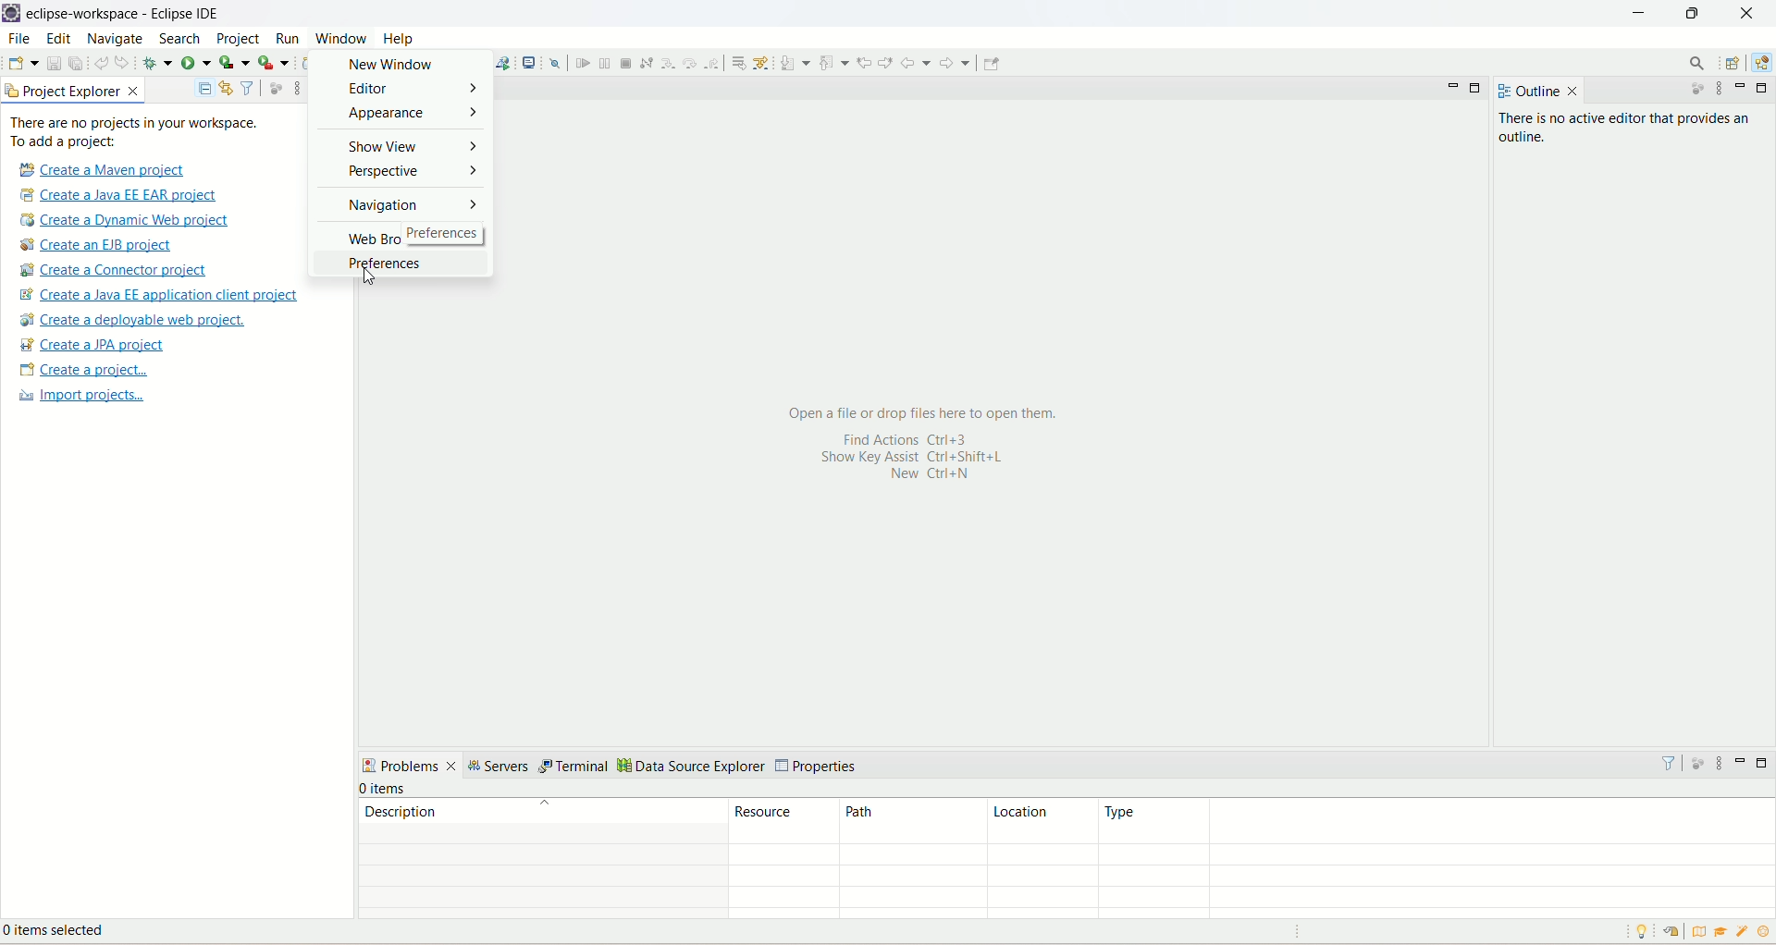  I want to click on minimize, so click(1638, 15).